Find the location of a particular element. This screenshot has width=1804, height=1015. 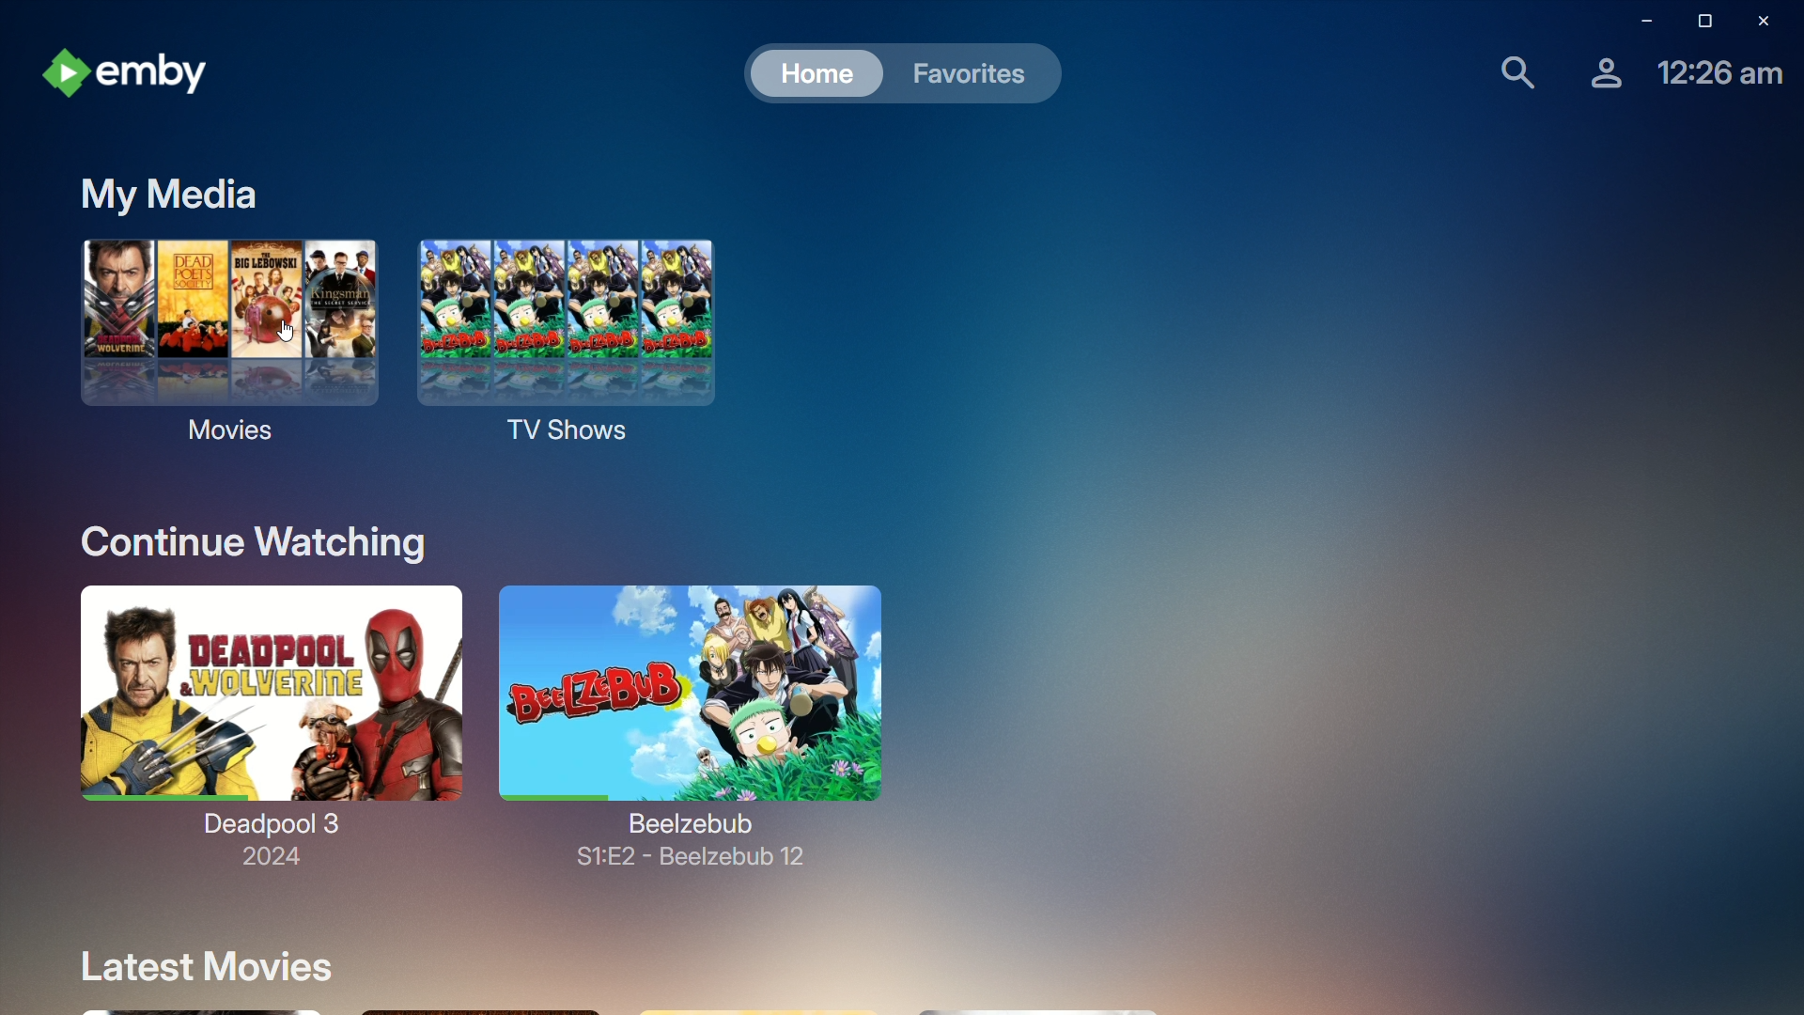

Beelzebub is located at coordinates (697, 706).